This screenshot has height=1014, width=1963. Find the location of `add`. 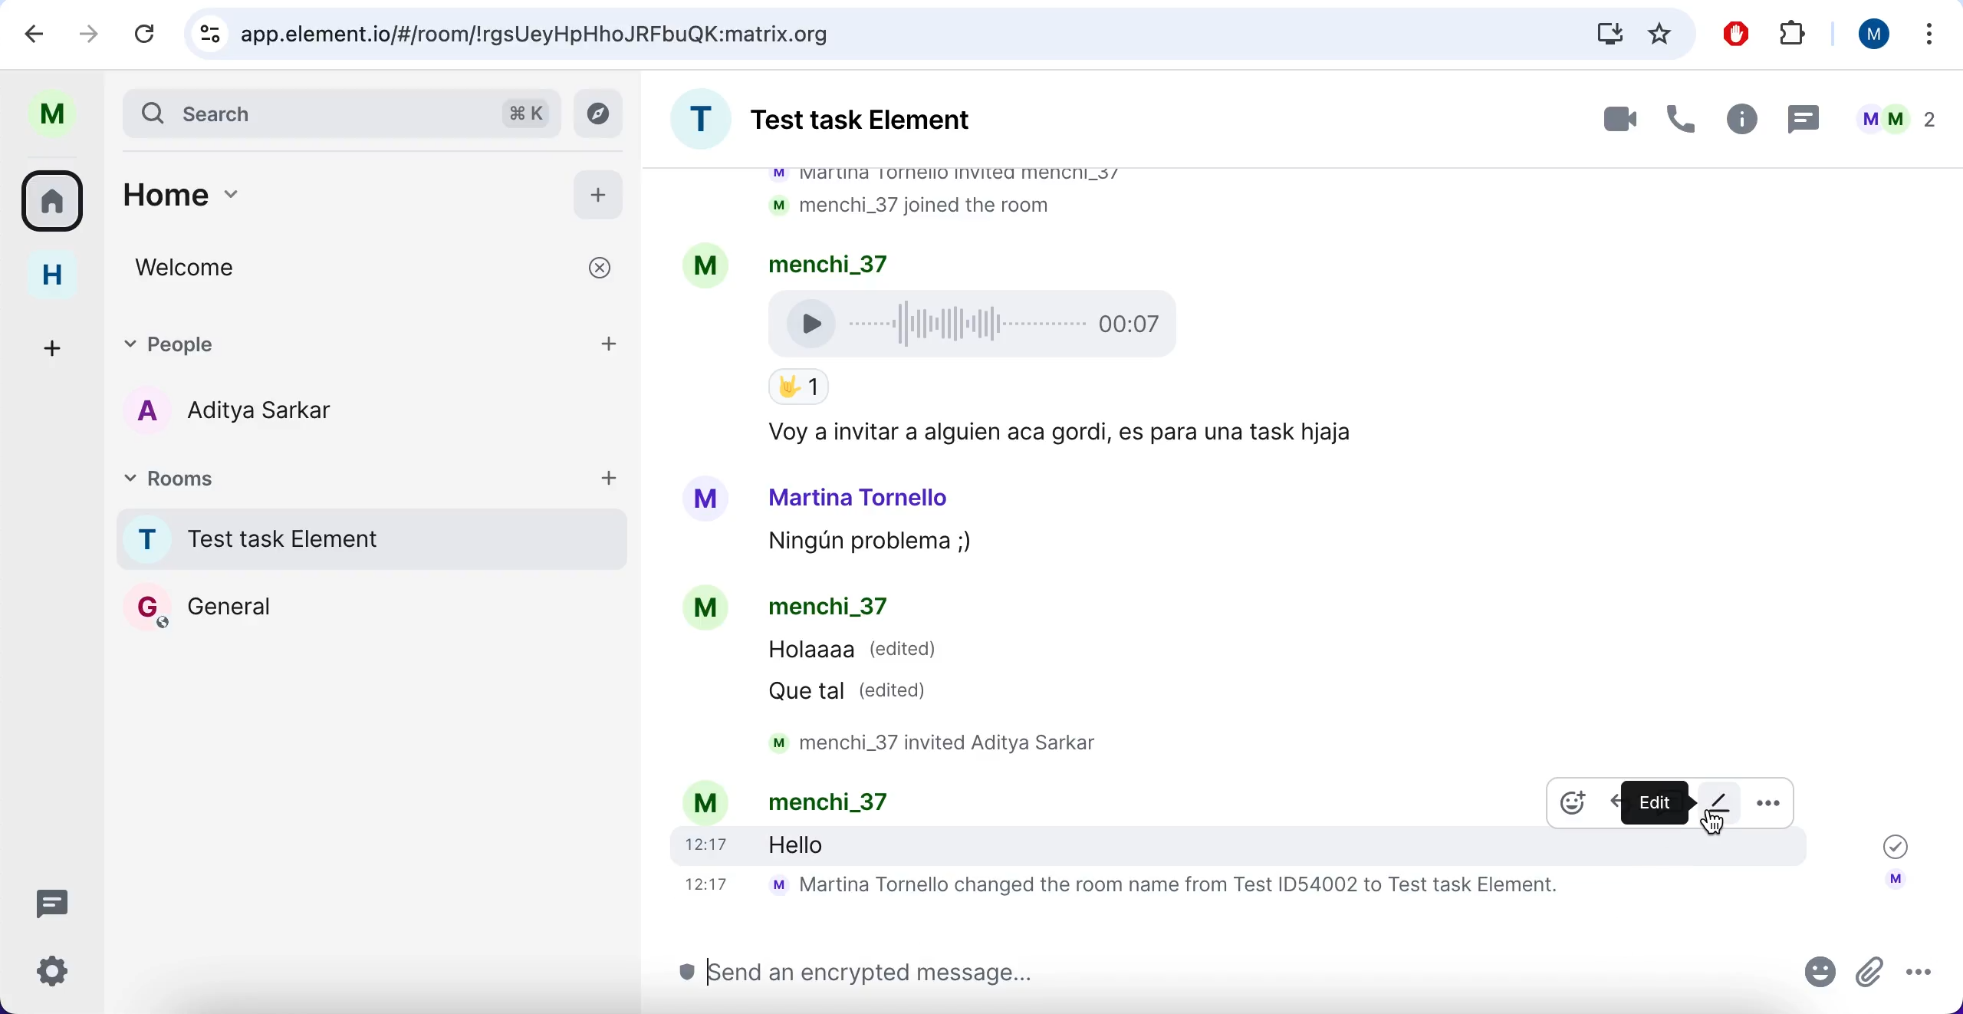

add is located at coordinates (613, 341).